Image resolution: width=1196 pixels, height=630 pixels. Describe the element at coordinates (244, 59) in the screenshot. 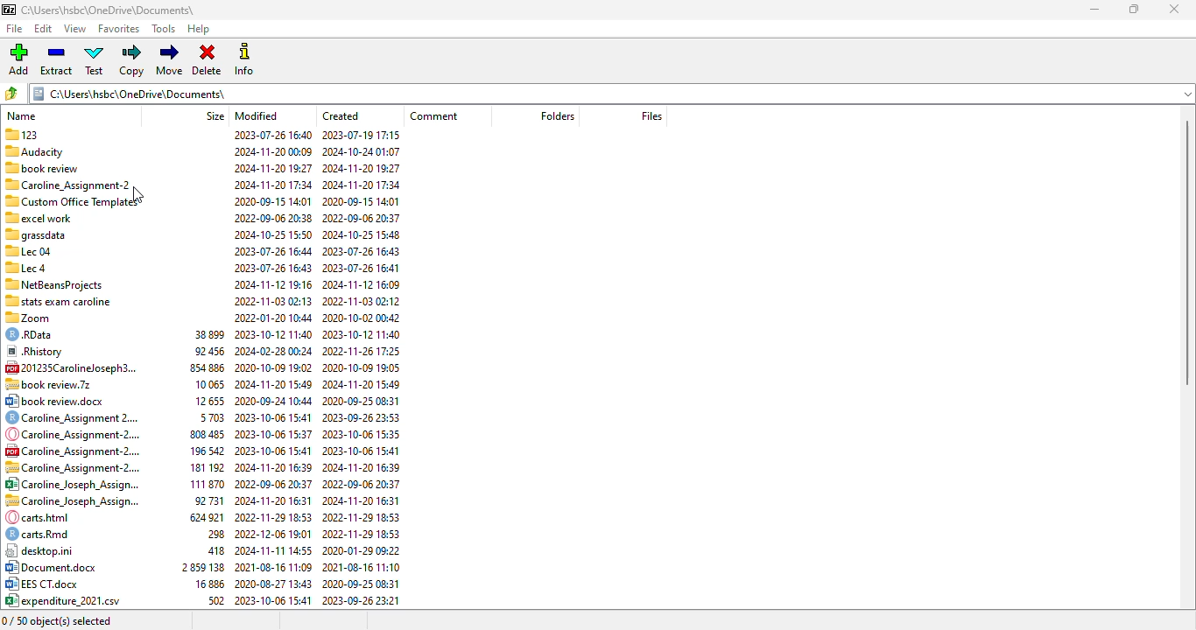

I see `info` at that location.